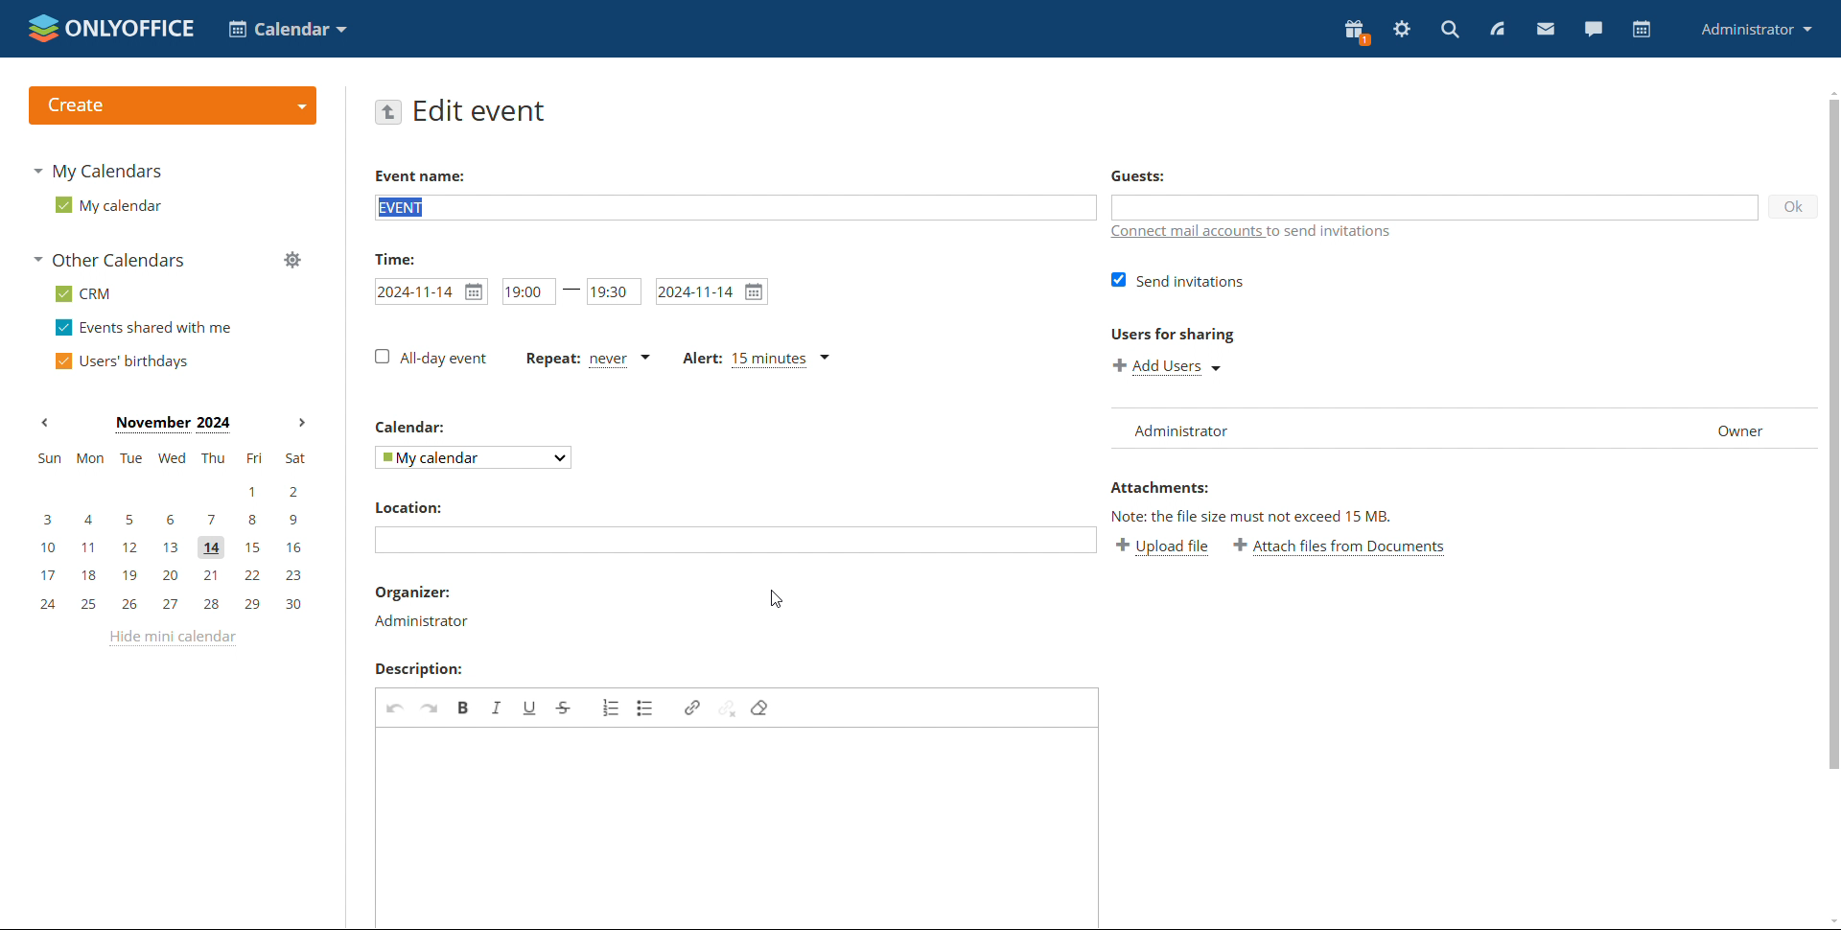 The image size is (1841, 930). I want to click on search, so click(1448, 30).